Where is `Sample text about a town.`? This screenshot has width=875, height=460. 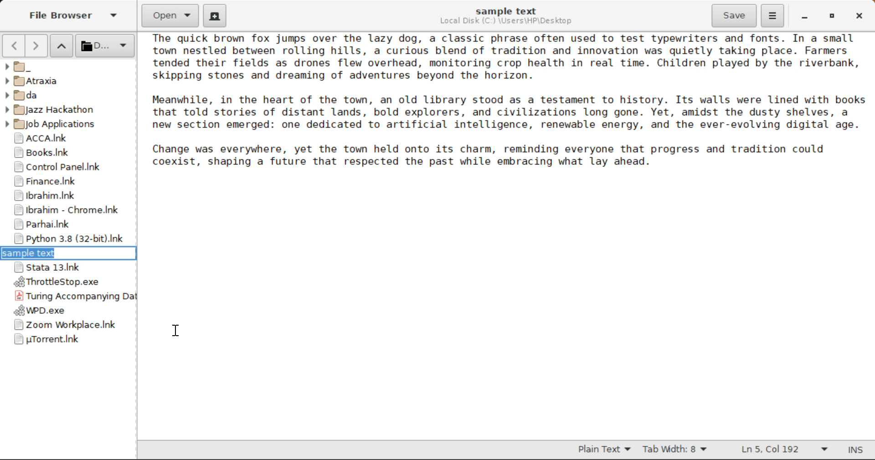 Sample text about a town. is located at coordinates (509, 116).